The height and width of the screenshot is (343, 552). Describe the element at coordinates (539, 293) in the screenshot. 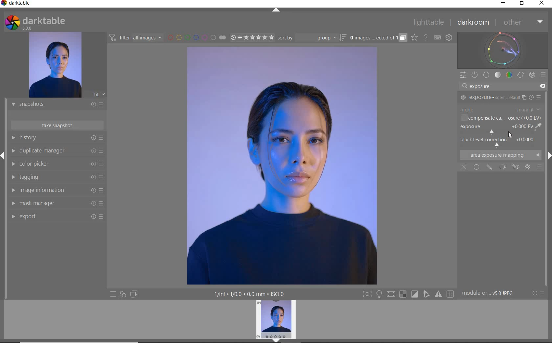

I see `RESET OR PRESETS & PREFERENCES` at that location.